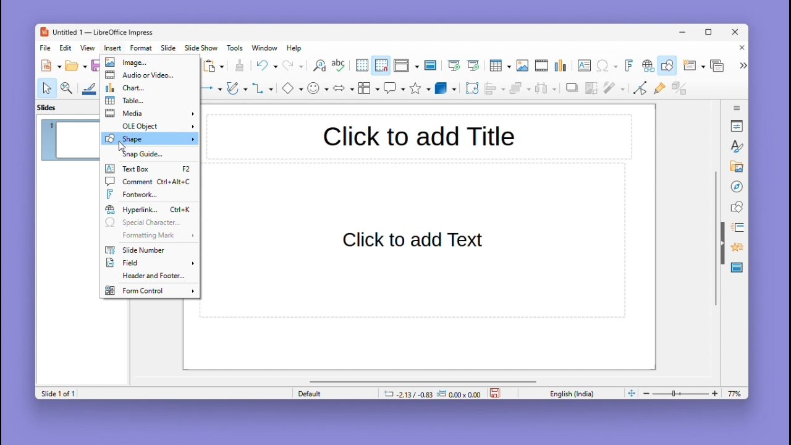 The image size is (791, 445). What do you see at coordinates (150, 194) in the screenshot?
I see `font Work` at bounding box center [150, 194].